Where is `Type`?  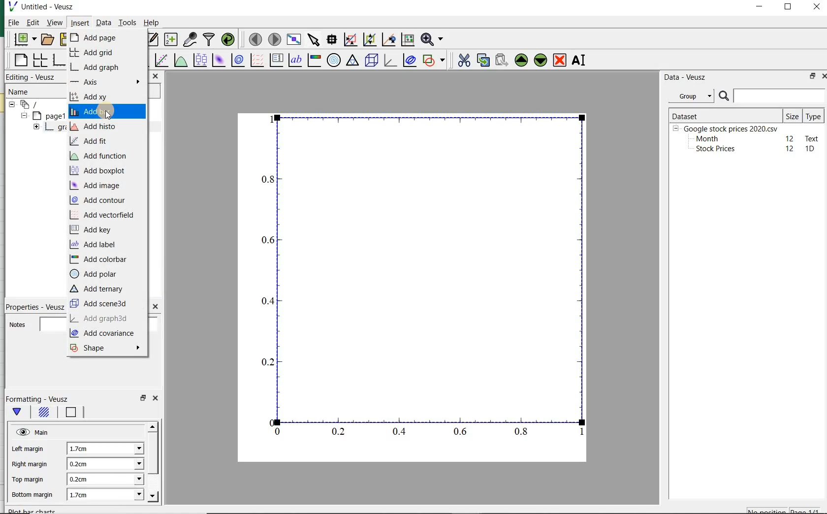
Type is located at coordinates (813, 116).